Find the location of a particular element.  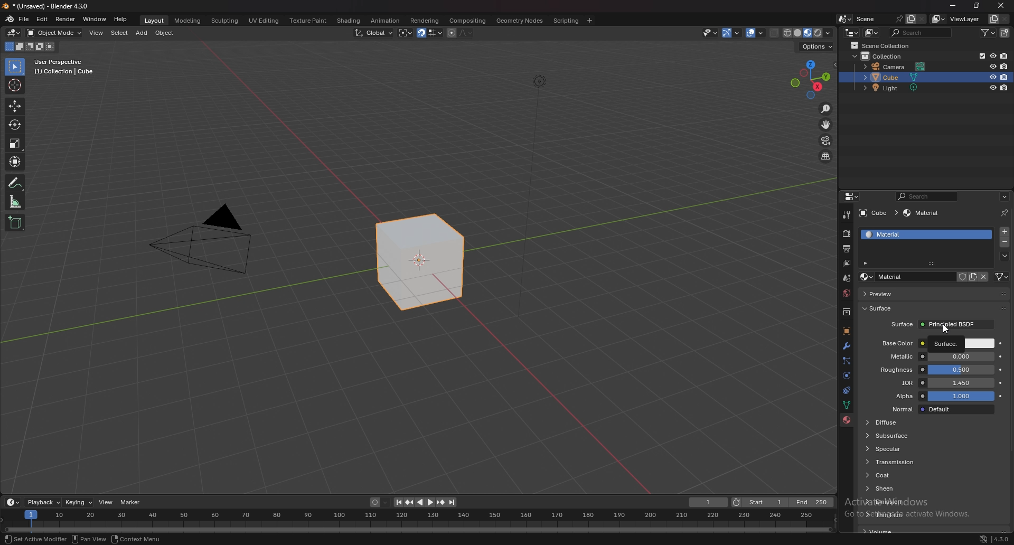

hide in viewport is located at coordinates (992, 66).